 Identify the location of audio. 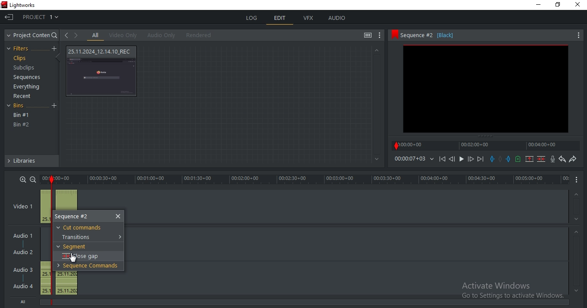
(61, 283).